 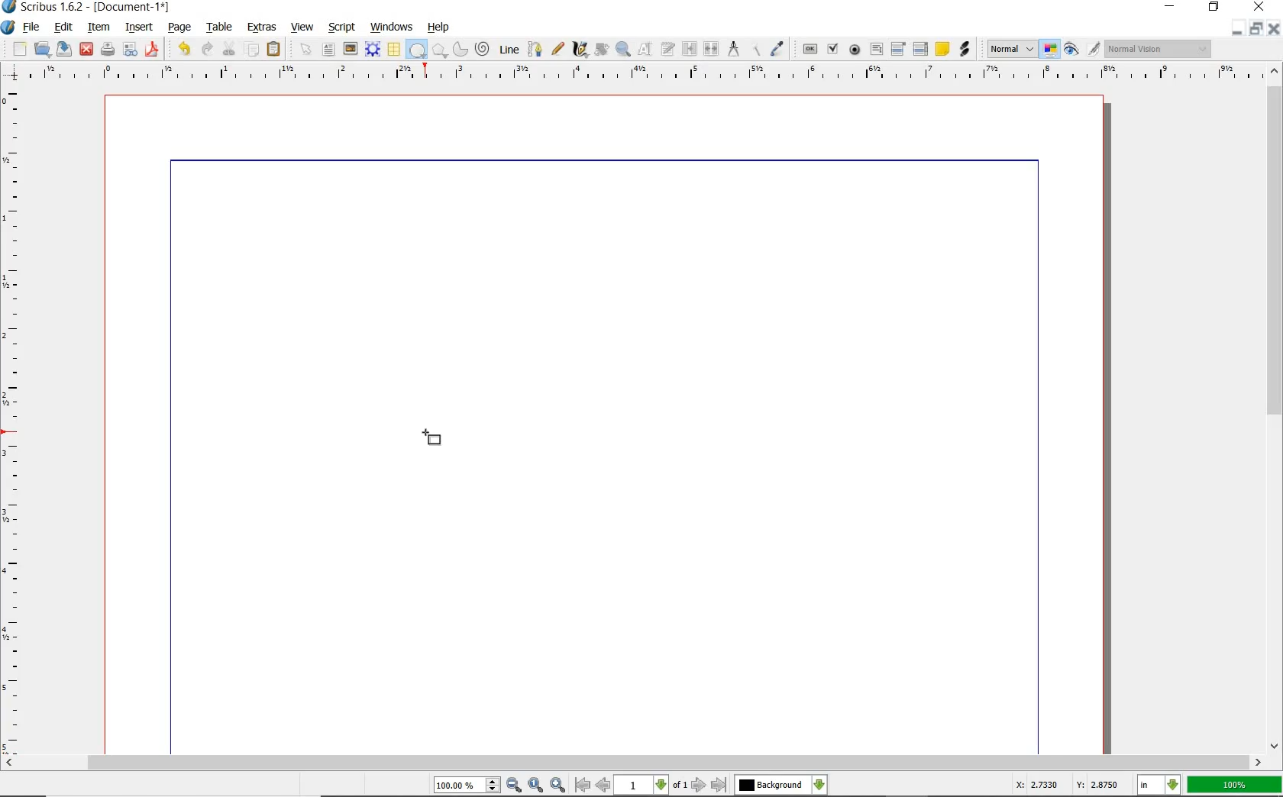 I want to click on RULER, so click(x=638, y=75).